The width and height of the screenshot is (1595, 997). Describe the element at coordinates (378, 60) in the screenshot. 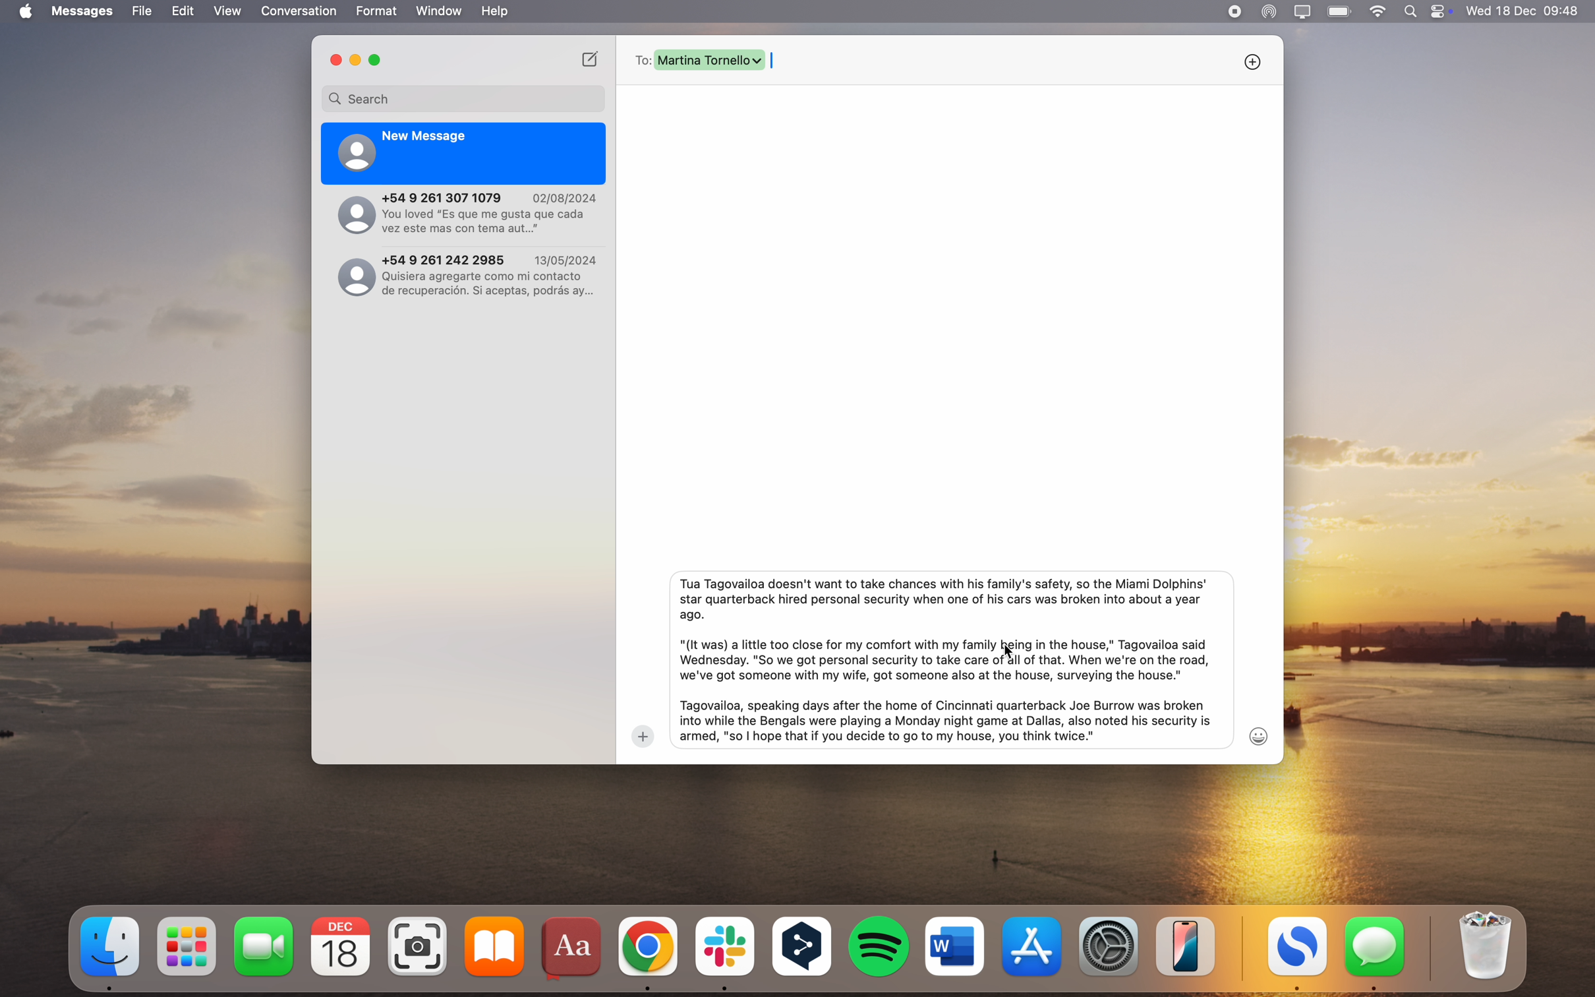

I see `maximize app` at that location.